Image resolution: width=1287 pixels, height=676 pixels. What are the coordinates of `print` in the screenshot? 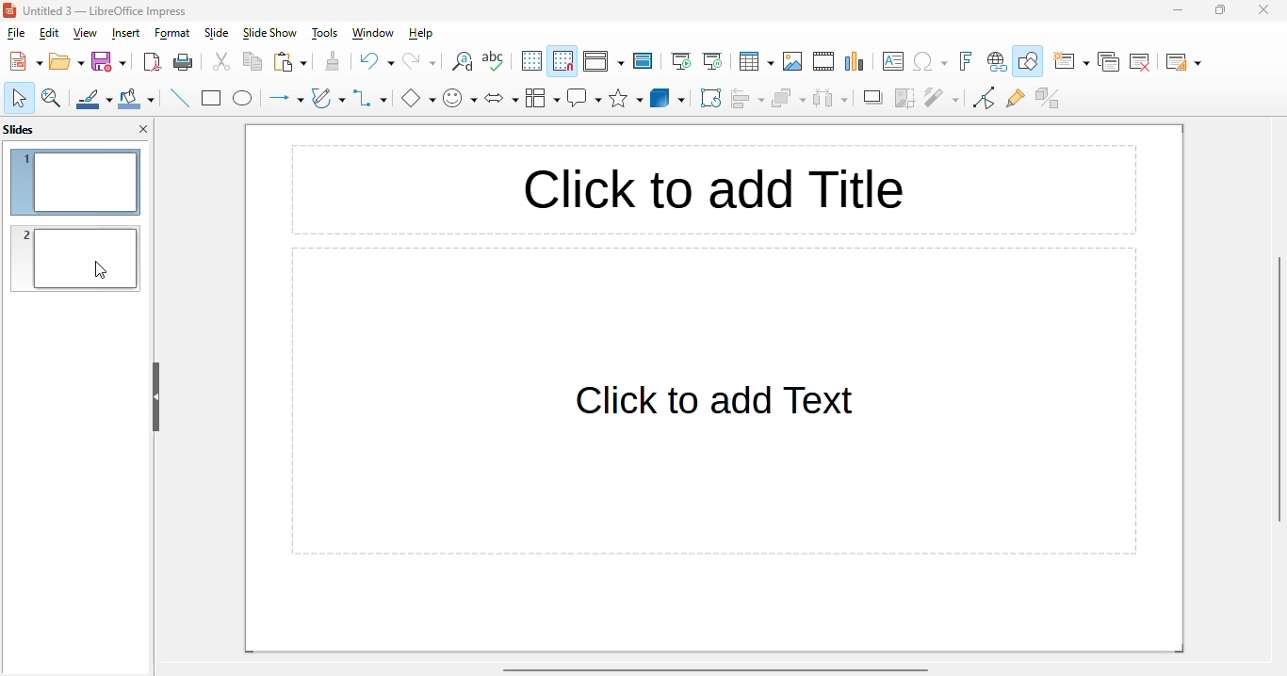 It's located at (185, 63).